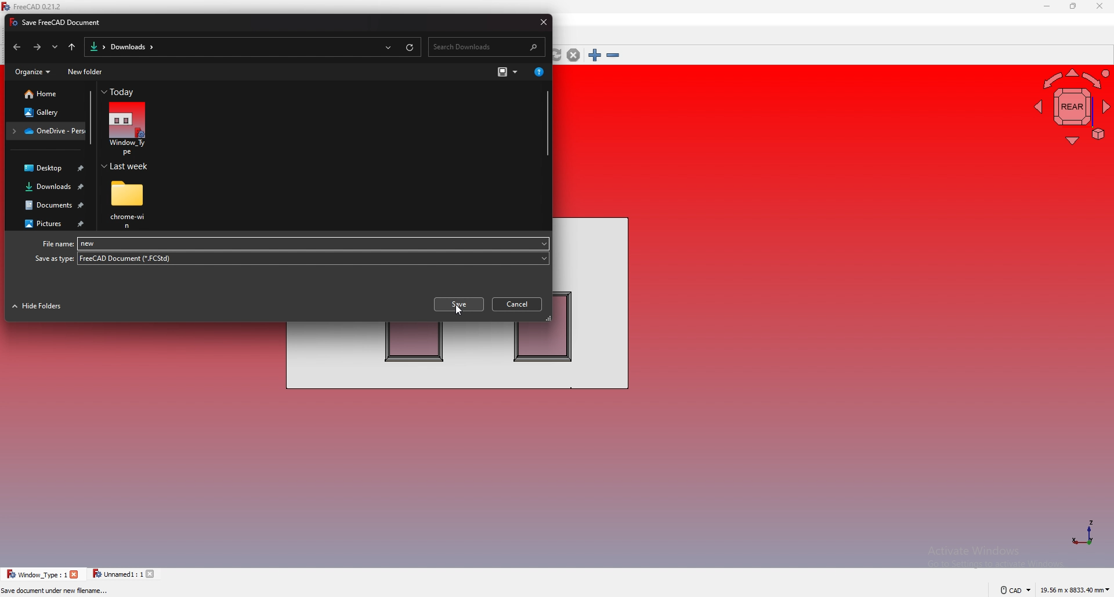 The height and width of the screenshot is (597, 1114). I want to click on resize, so click(1073, 7).